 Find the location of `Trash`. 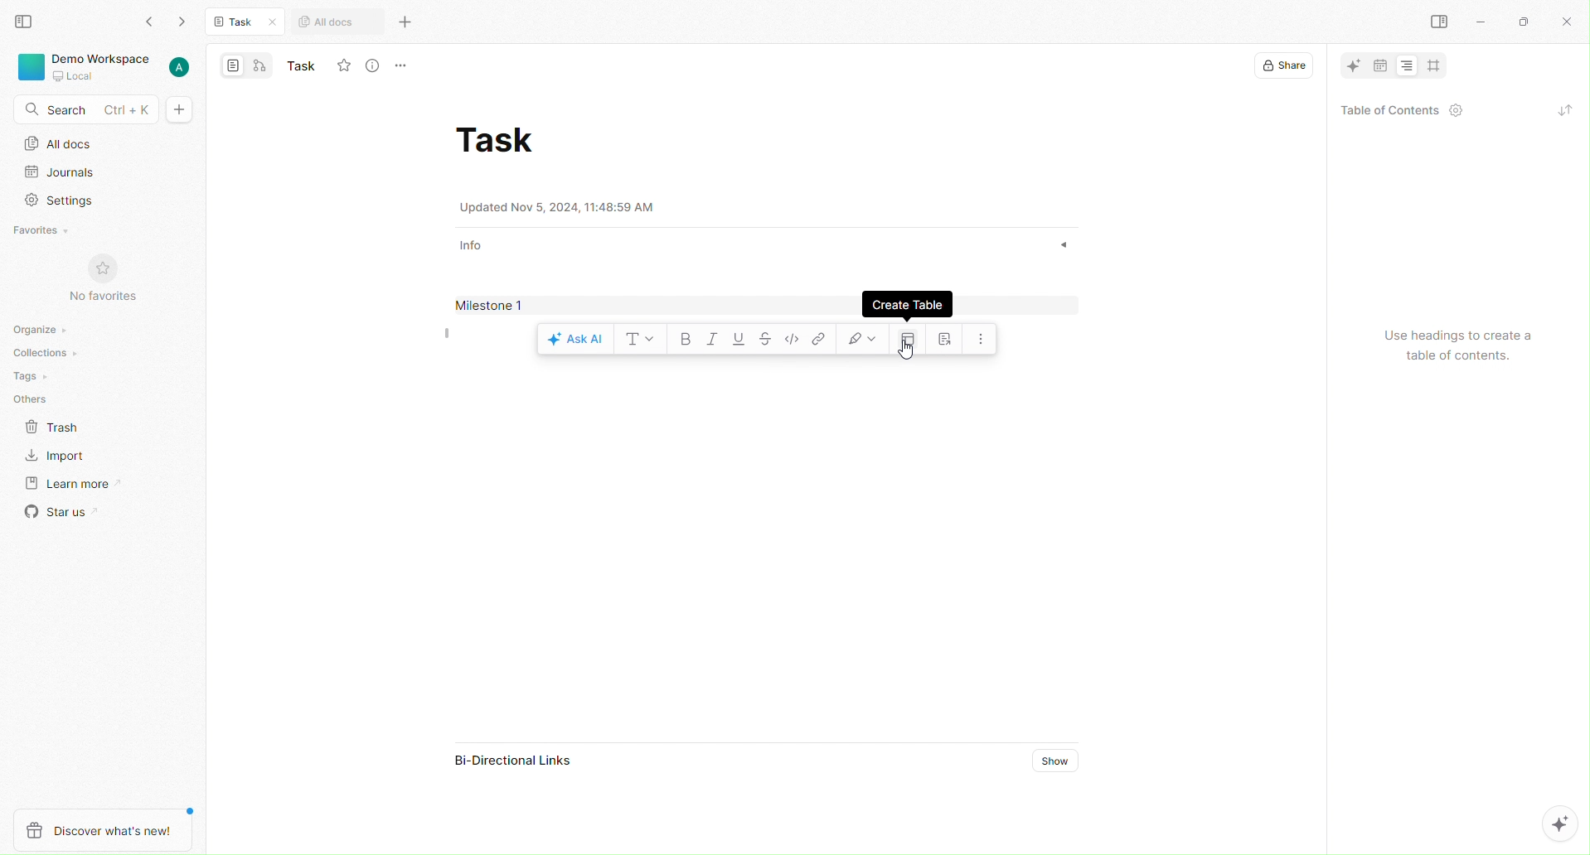

Trash is located at coordinates (51, 429).